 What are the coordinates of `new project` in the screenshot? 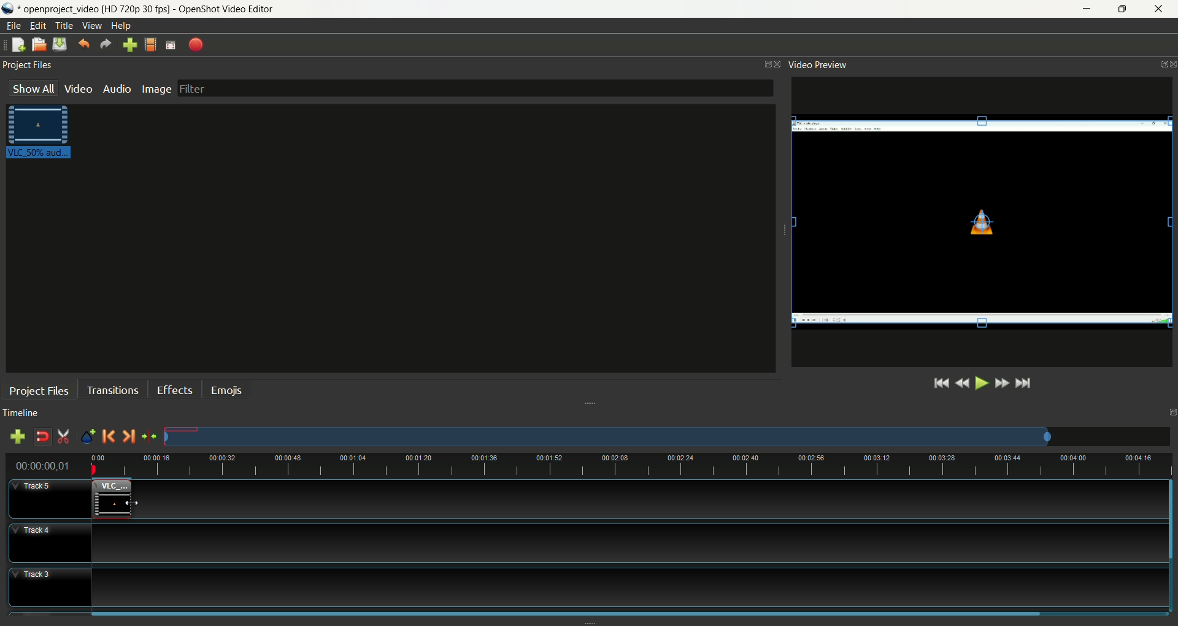 It's located at (19, 46).